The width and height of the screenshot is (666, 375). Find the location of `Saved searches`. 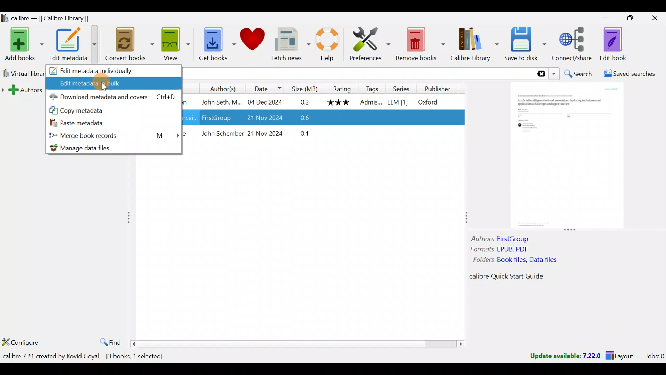

Saved searches is located at coordinates (633, 74).